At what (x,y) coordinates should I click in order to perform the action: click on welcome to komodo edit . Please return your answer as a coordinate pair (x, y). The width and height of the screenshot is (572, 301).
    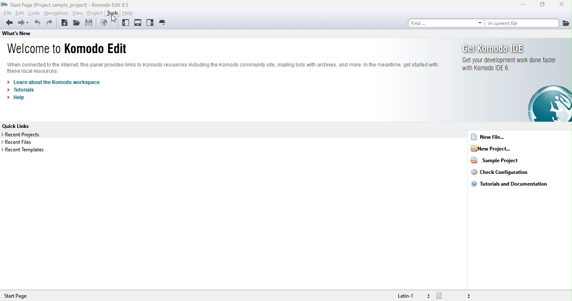
    Looking at the image, I should click on (74, 48).